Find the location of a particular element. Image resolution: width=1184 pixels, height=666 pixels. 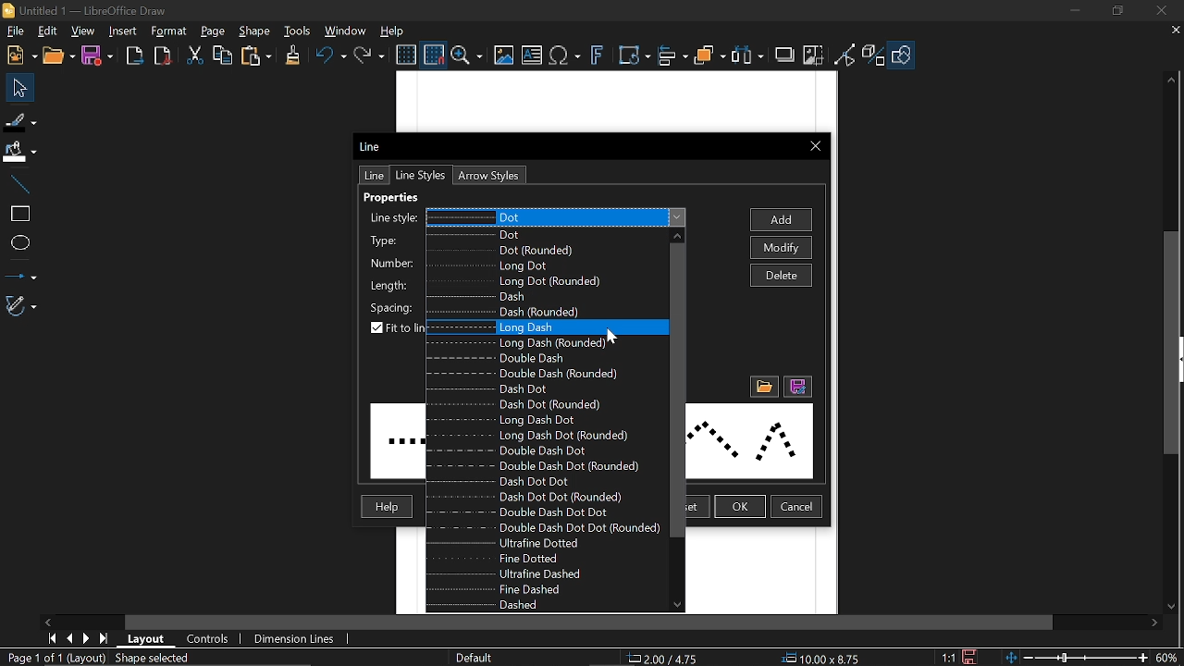

Long dot (Rounded) is located at coordinates (542, 283).